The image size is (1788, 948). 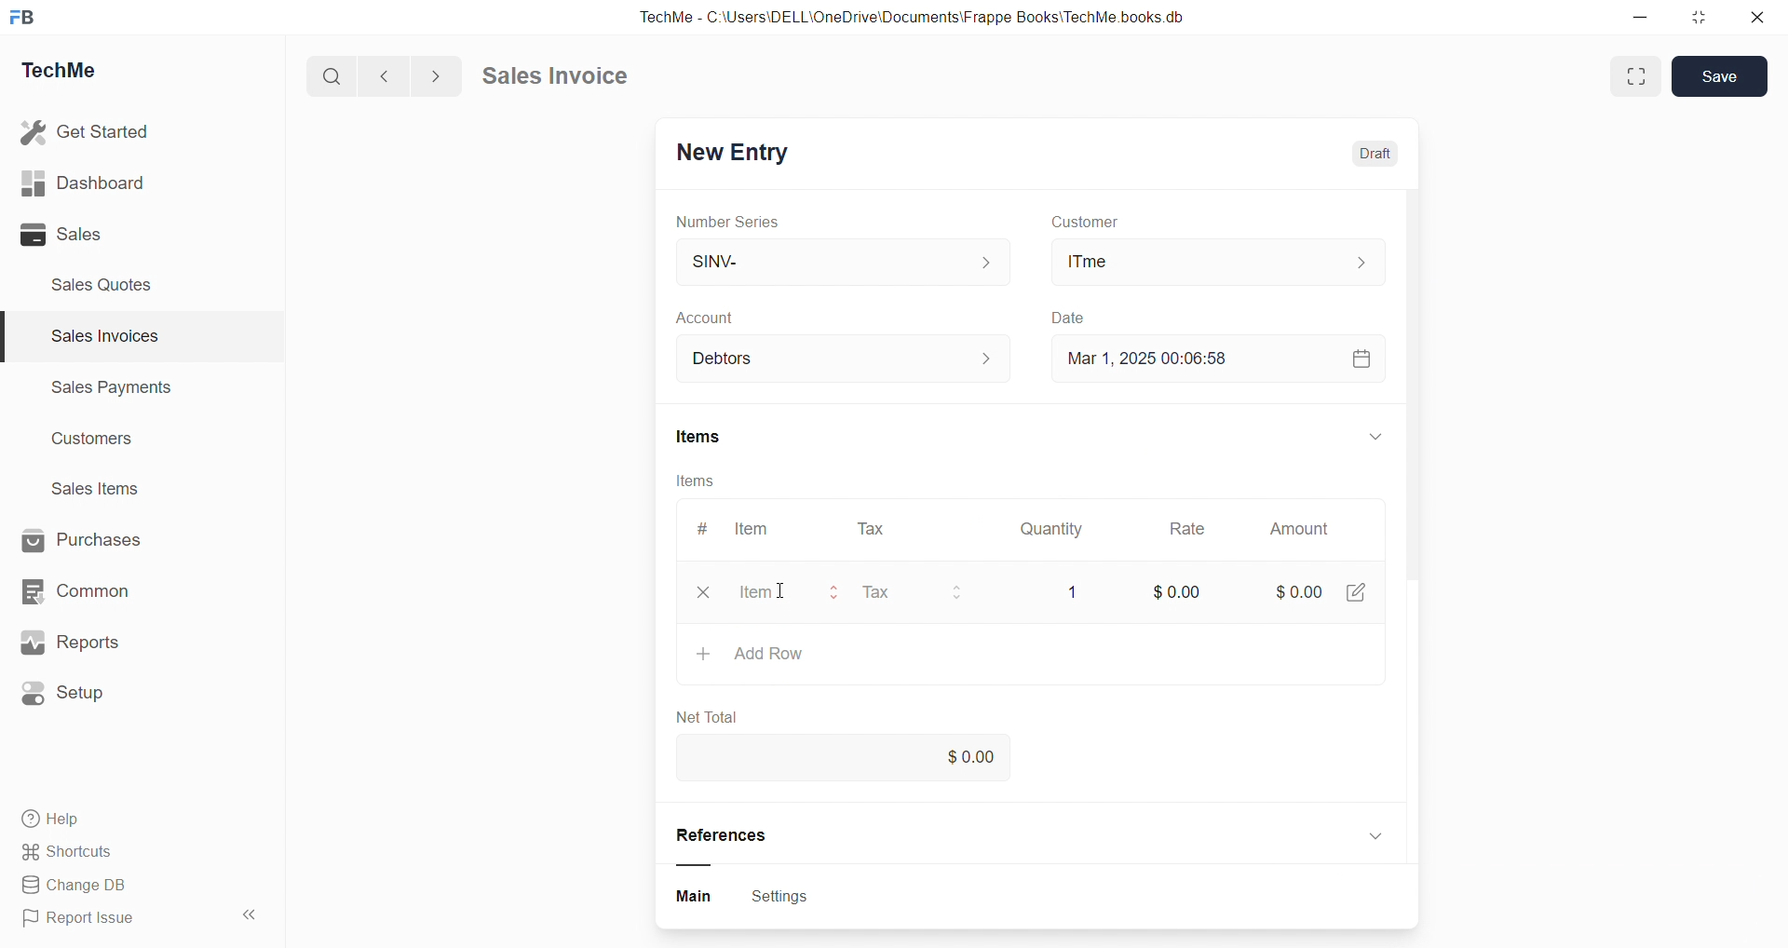 What do you see at coordinates (251, 912) in the screenshot?
I see `«` at bounding box center [251, 912].